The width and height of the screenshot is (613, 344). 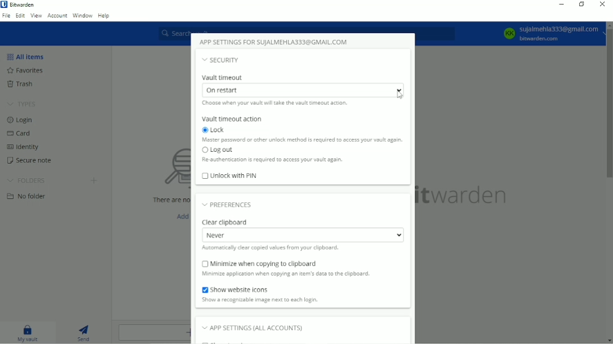 What do you see at coordinates (609, 104) in the screenshot?
I see `Vertical scrollbar` at bounding box center [609, 104].